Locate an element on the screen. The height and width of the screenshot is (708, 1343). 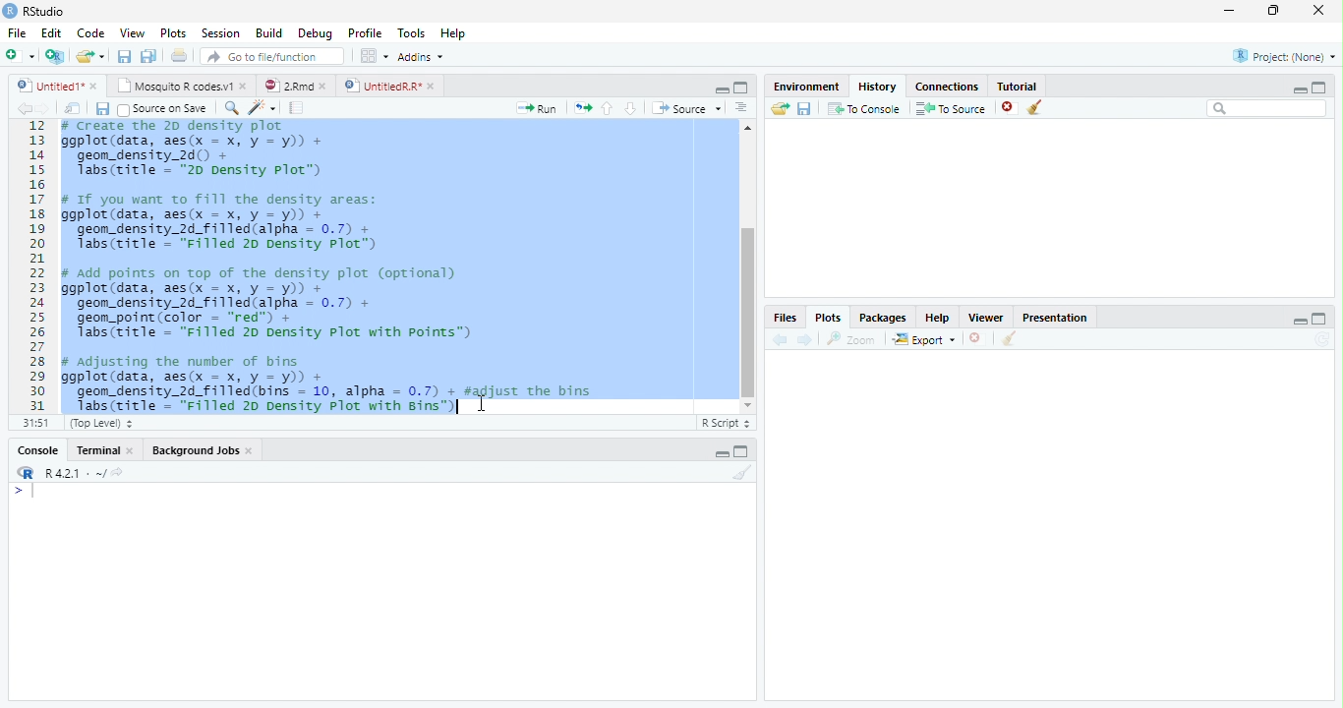
View is located at coordinates (132, 33).